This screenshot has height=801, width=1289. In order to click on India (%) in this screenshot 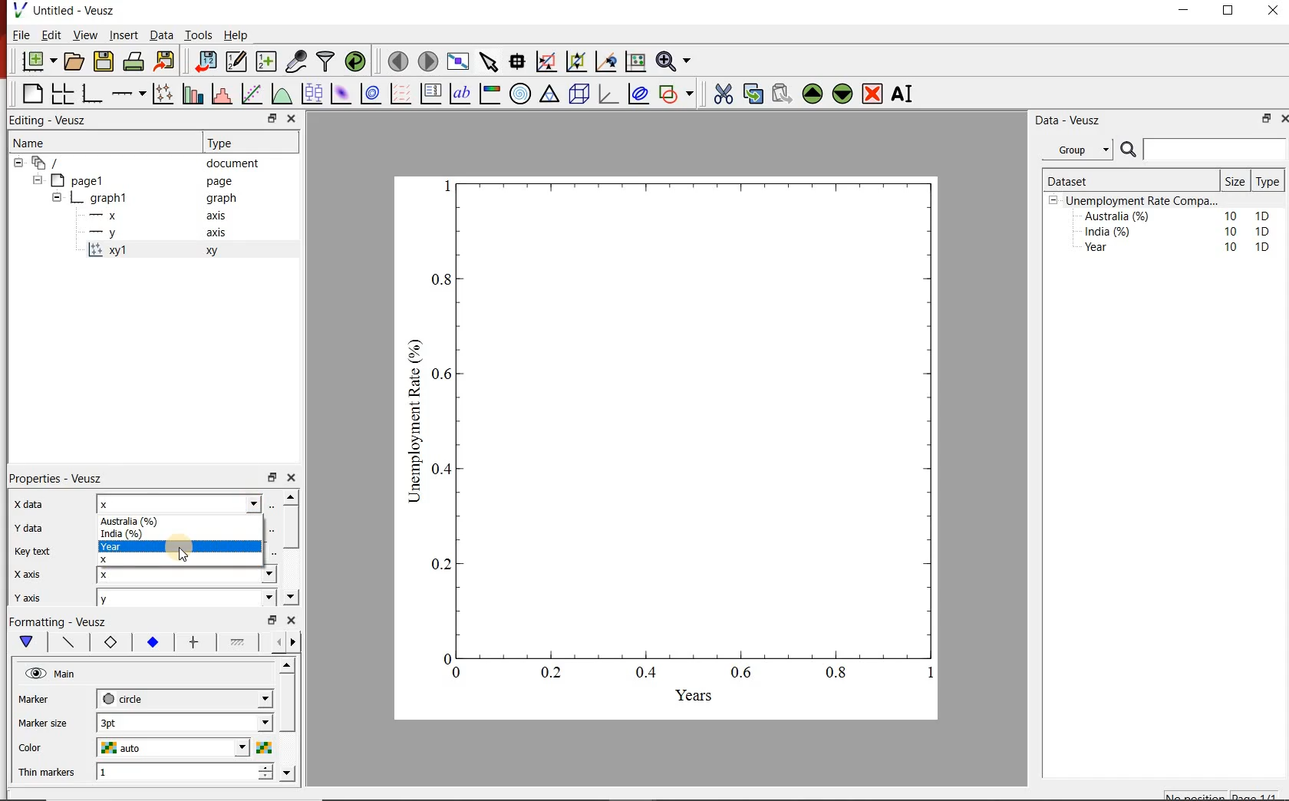, I will do `click(180, 535)`.